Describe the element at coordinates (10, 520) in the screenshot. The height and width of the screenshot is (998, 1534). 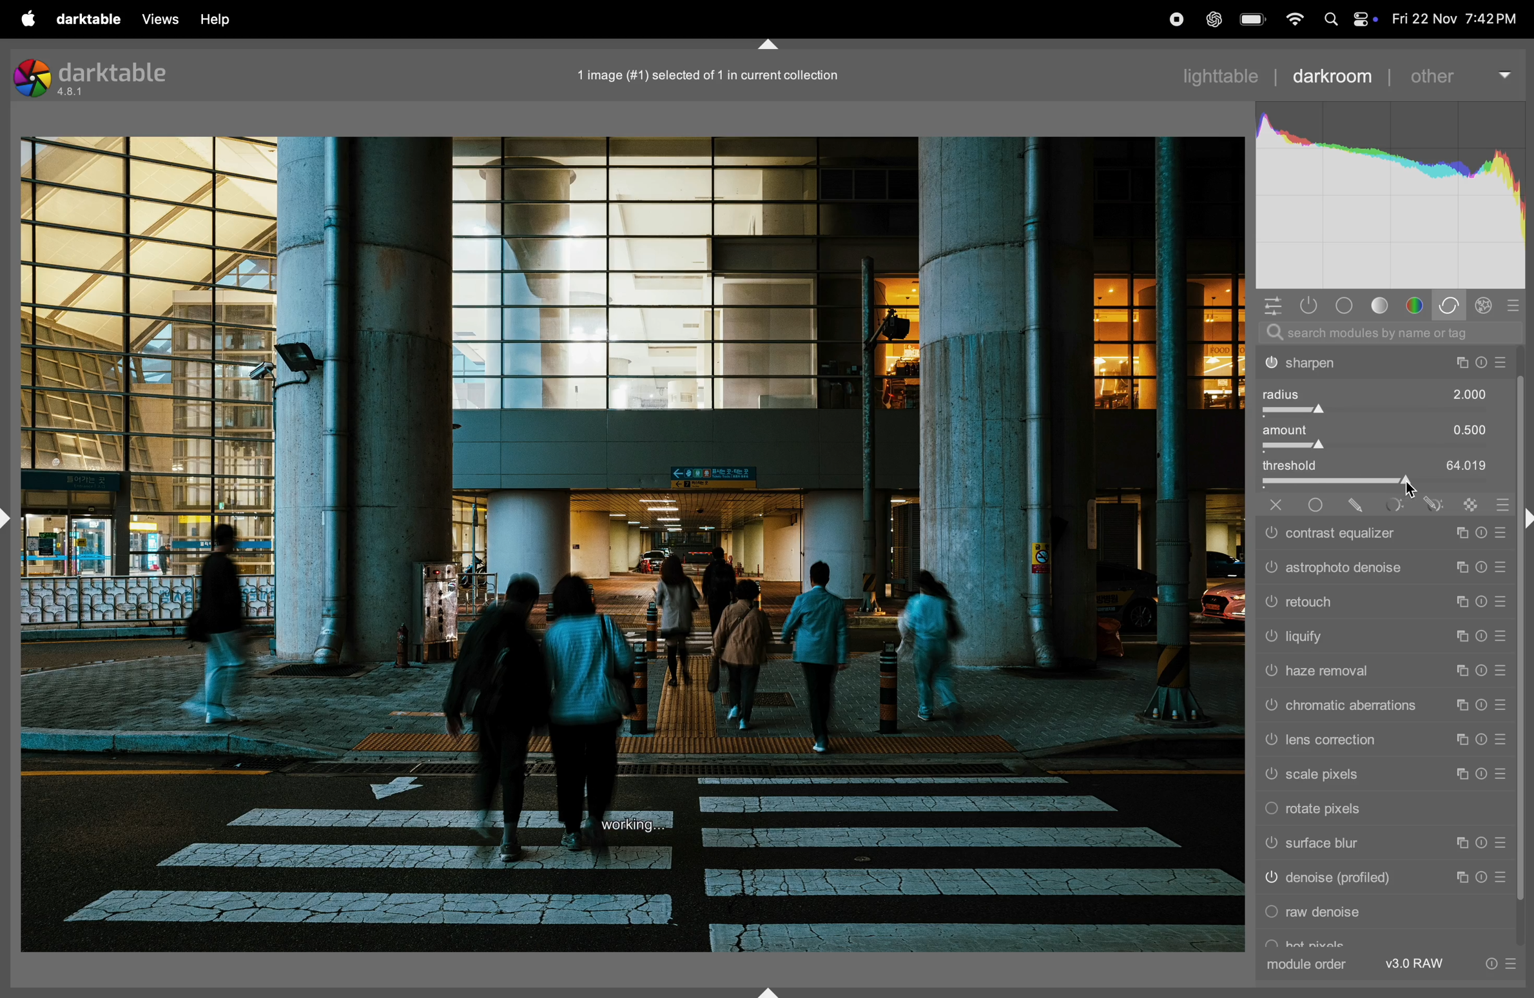
I see `shift+ctrl+l` at that location.